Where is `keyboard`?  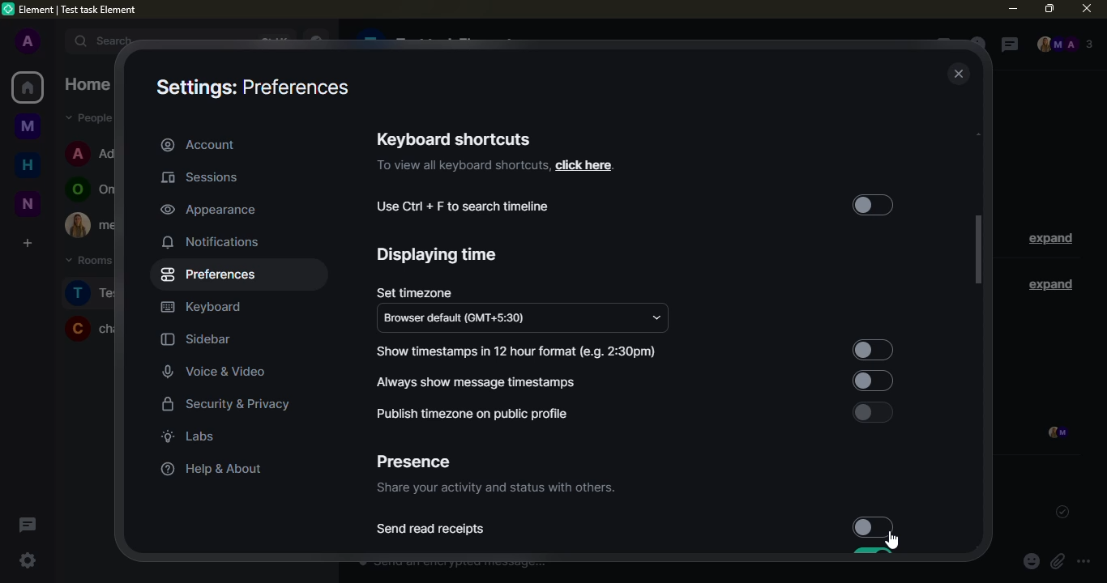 keyboard is located at coordinates (203, 308).